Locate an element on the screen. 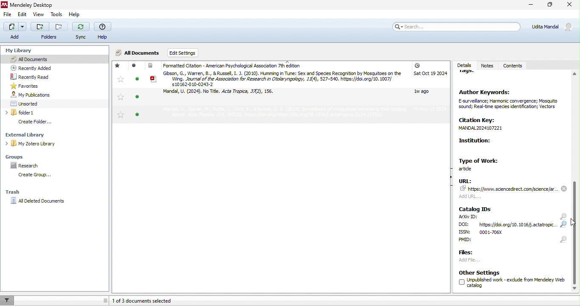  slider moved is located at coordinates (575, 229).